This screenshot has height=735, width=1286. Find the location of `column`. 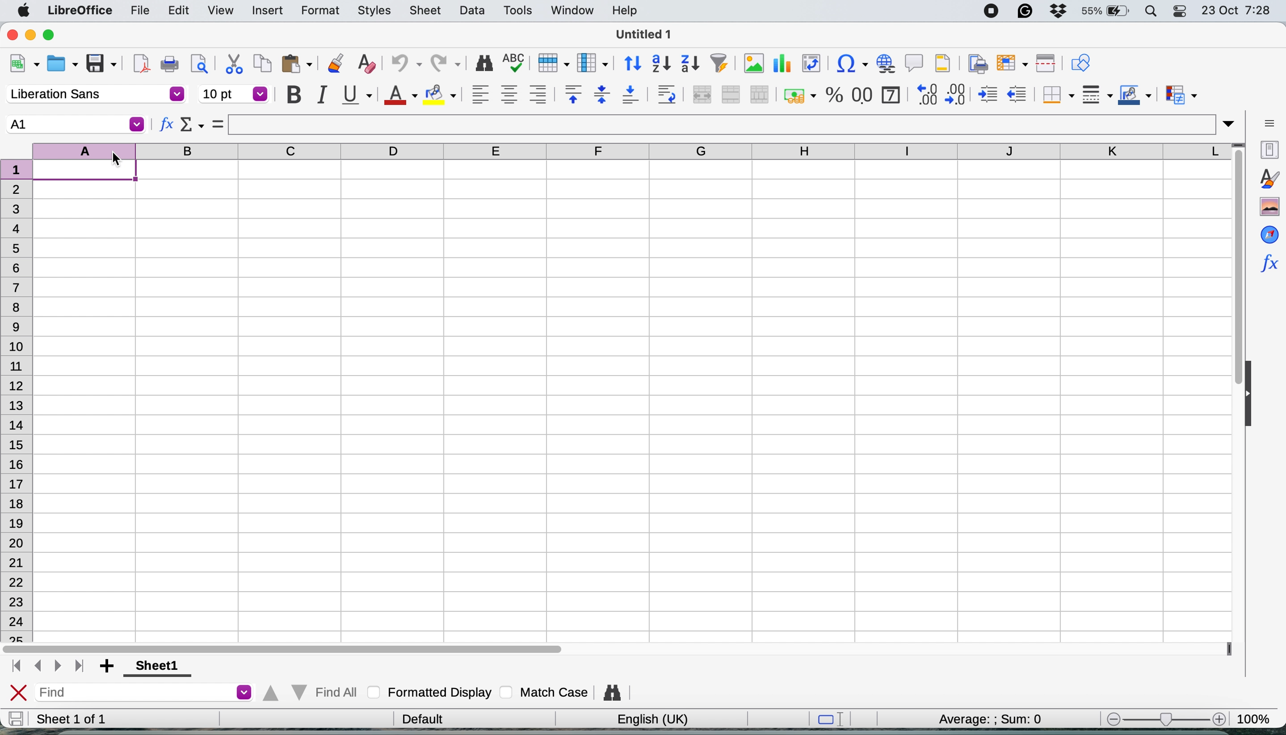

column is located at coordinates (593, 63).